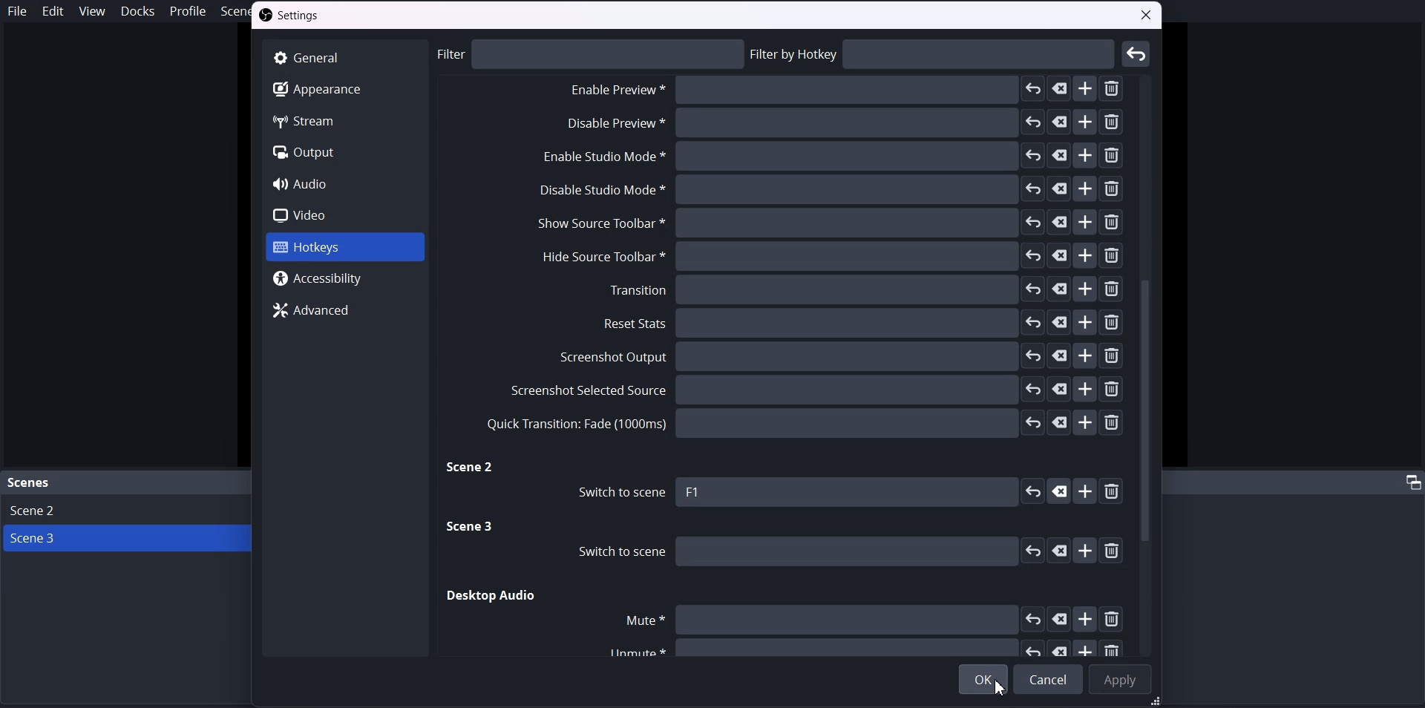  Describe the element at coordinates (1001, 687) in the screenshot. I see `Cursor` at that location.